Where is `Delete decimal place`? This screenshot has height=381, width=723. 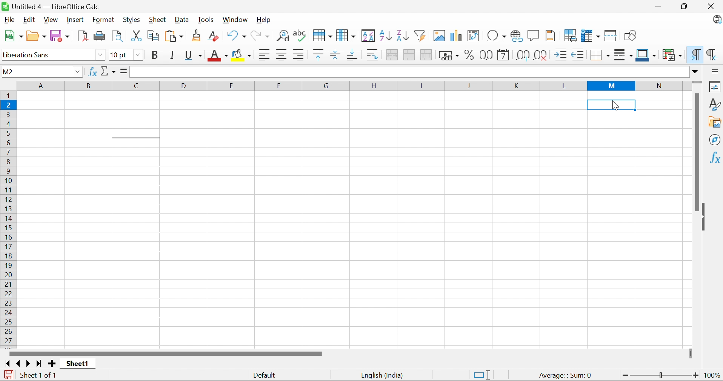
Delete decimal place is located at coordinates (541, 55).